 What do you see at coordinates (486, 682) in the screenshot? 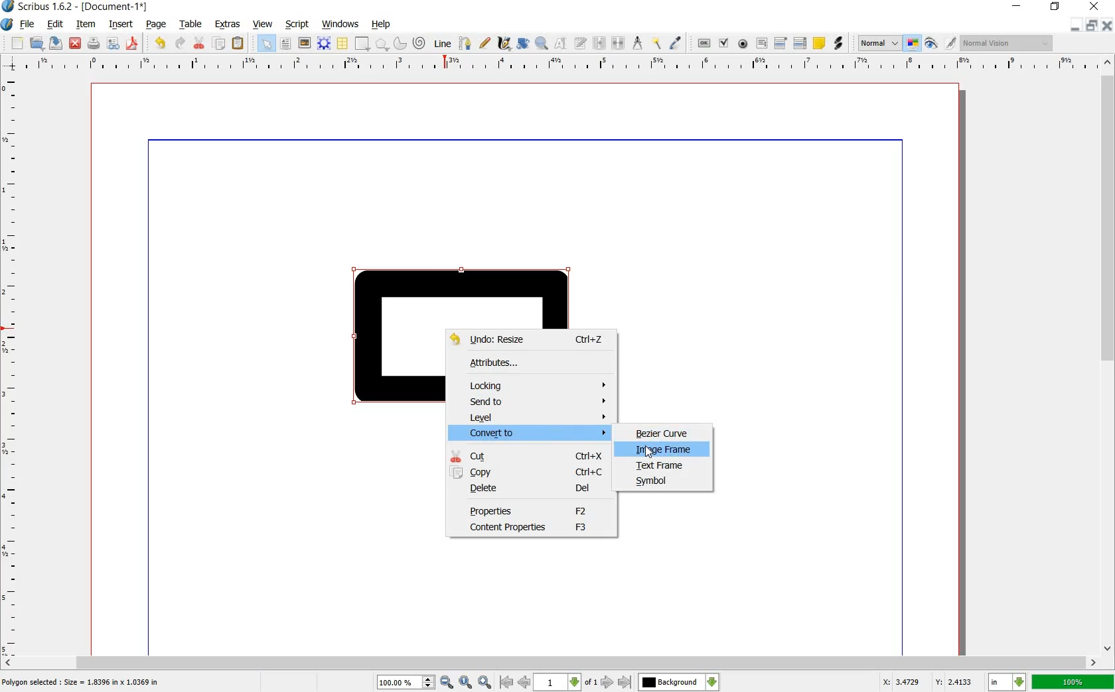
I see `Zoom out` at bounding box center [486, 682].